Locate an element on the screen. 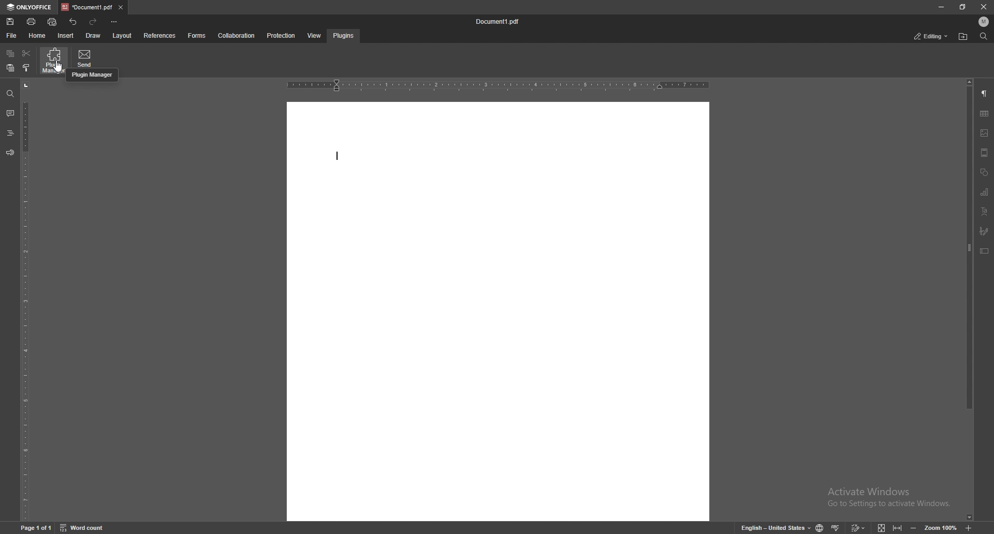  print is located at coordinates (32, 22).